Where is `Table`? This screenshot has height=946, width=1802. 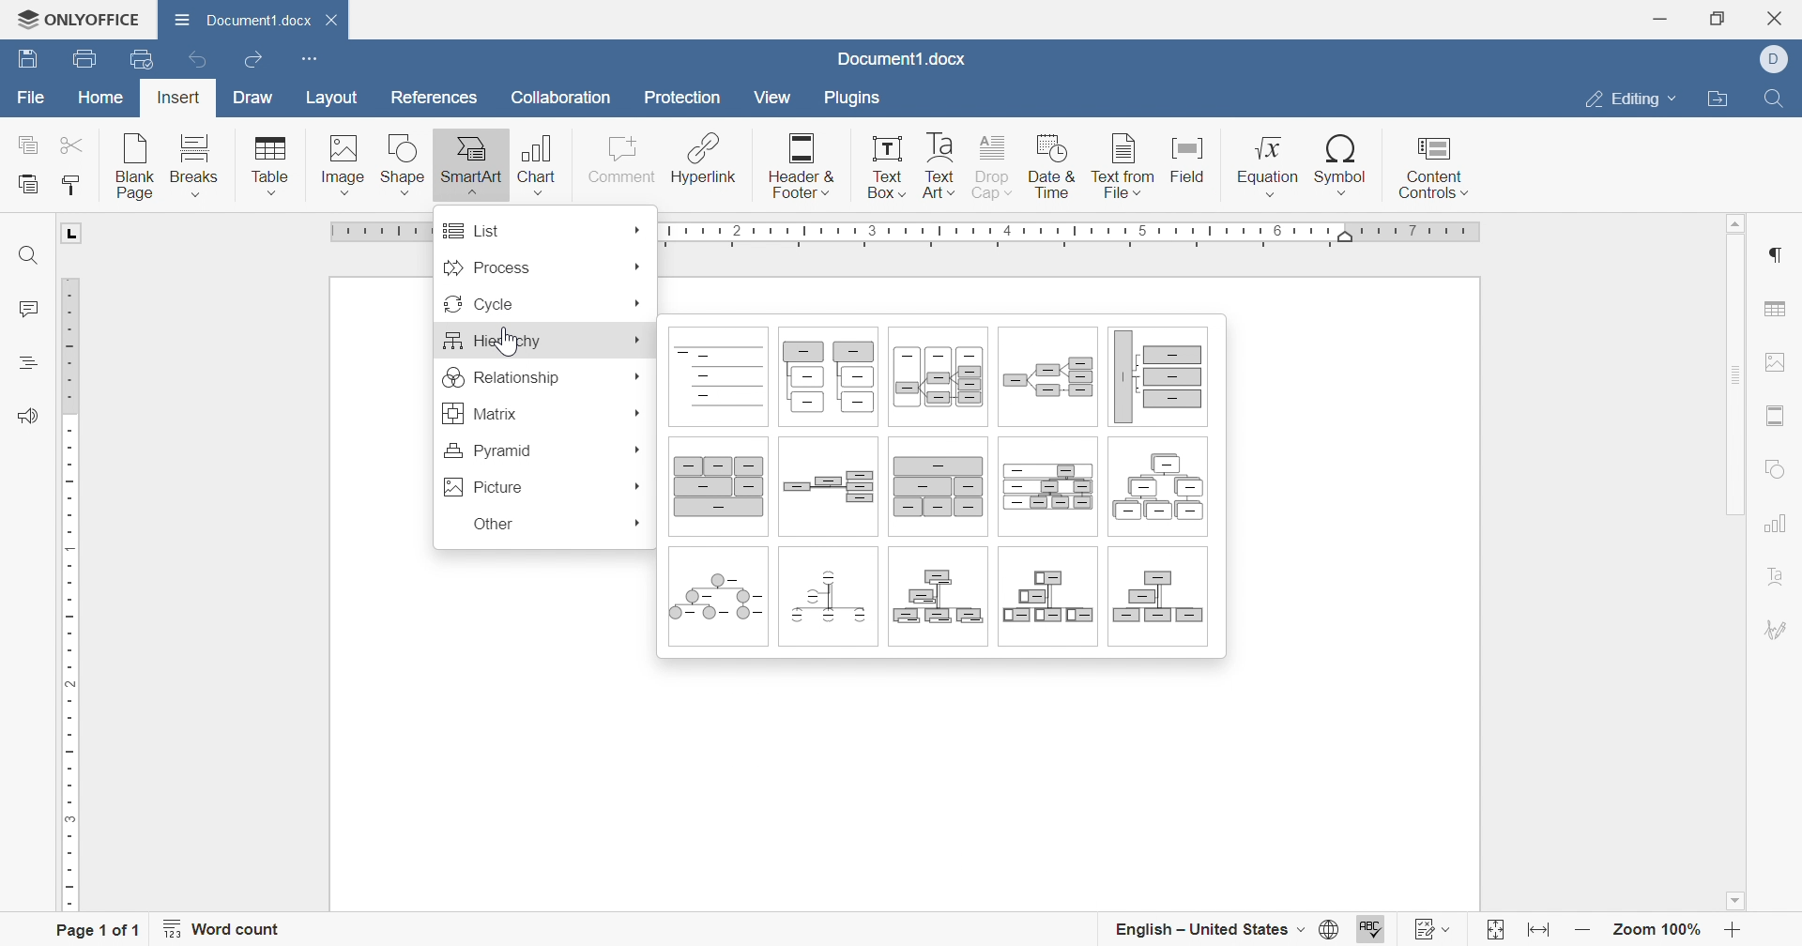 Table is located at coordinates (271, 166).